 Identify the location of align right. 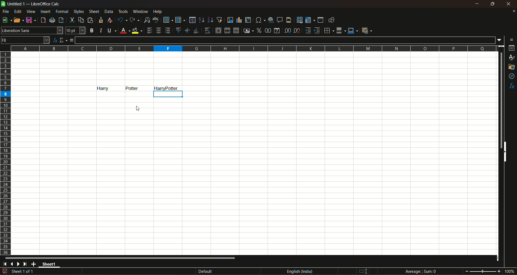
(168, 30).